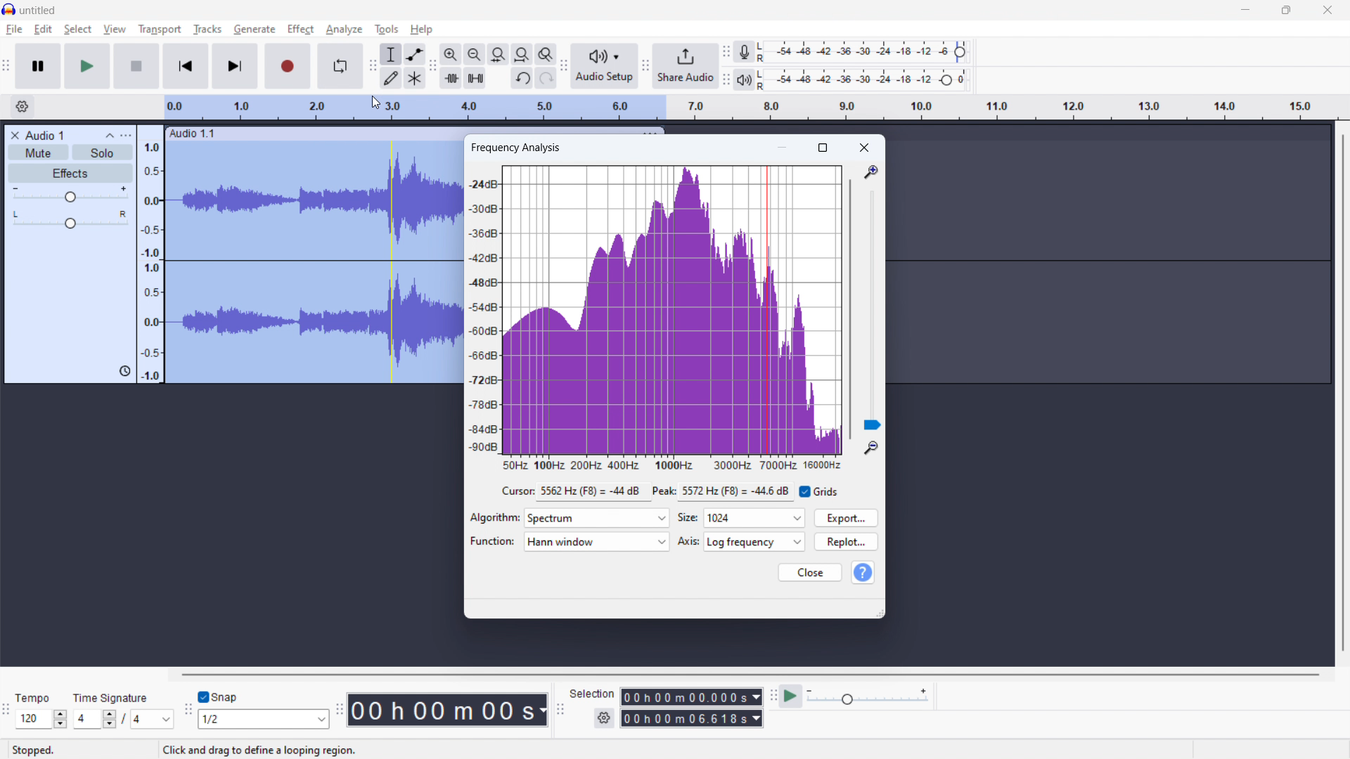 Image resolution: width=1350 pixels, height=759 pixels. Describe the element at coordinates (103, 153) in the screenshot. I see `solo` at that location.